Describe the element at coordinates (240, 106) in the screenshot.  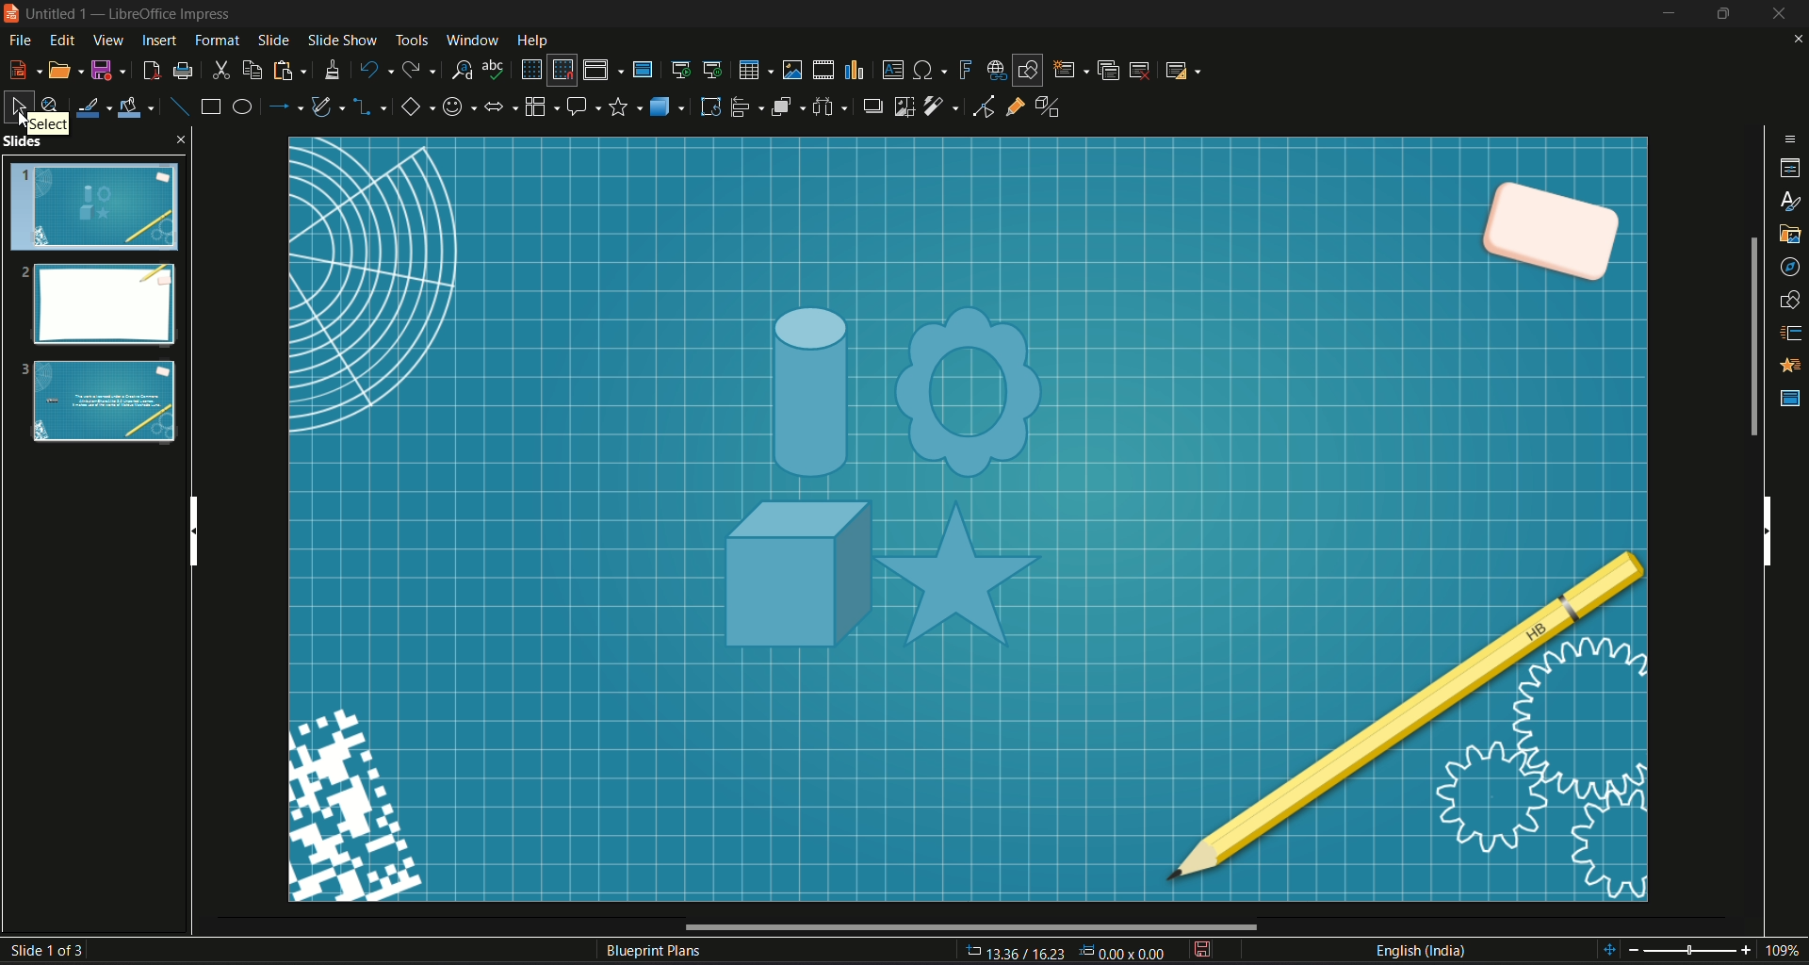
I see `ellipse` at that location.